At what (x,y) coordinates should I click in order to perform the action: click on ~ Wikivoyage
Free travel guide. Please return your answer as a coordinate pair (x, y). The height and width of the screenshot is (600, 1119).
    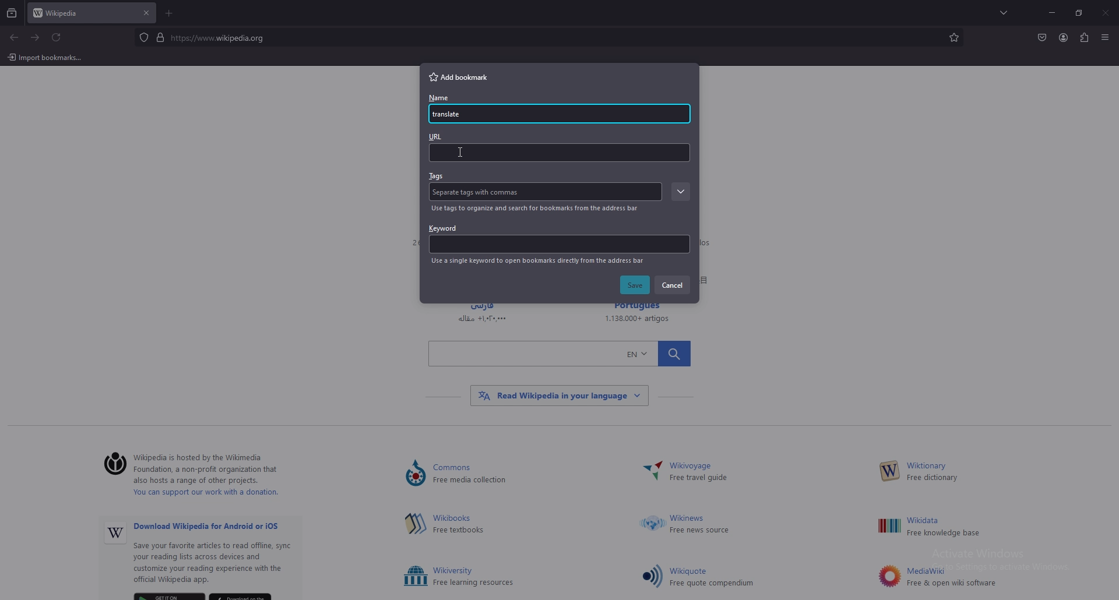
    Looking at the image, I should click on (704, 472).